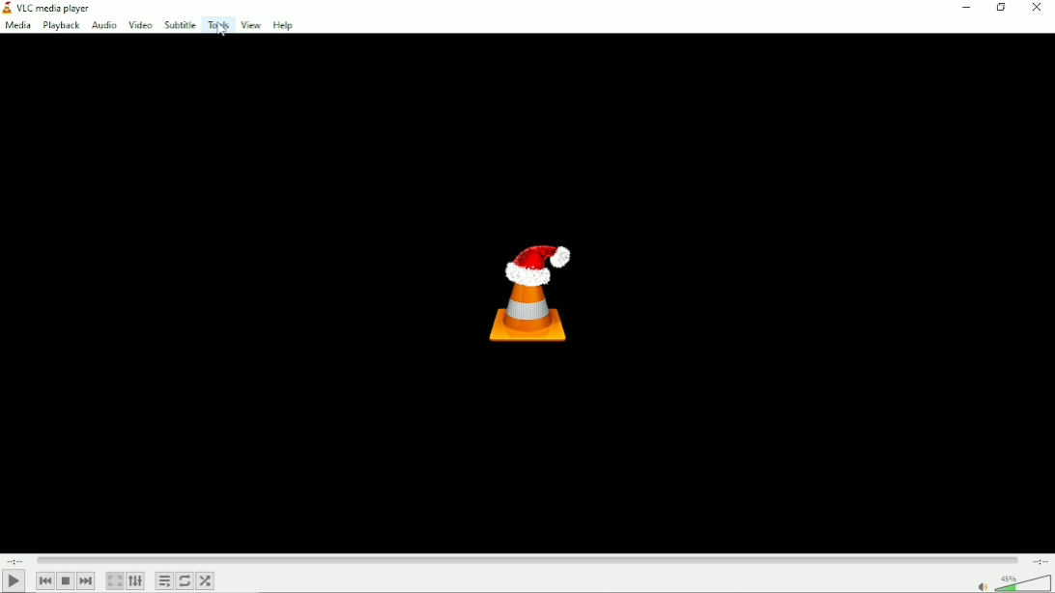 The image size is (1055, 593). What do you see at coordinates (1038, 8) in the screenshot?
I see `Close` at bounding box center [1038, 8].